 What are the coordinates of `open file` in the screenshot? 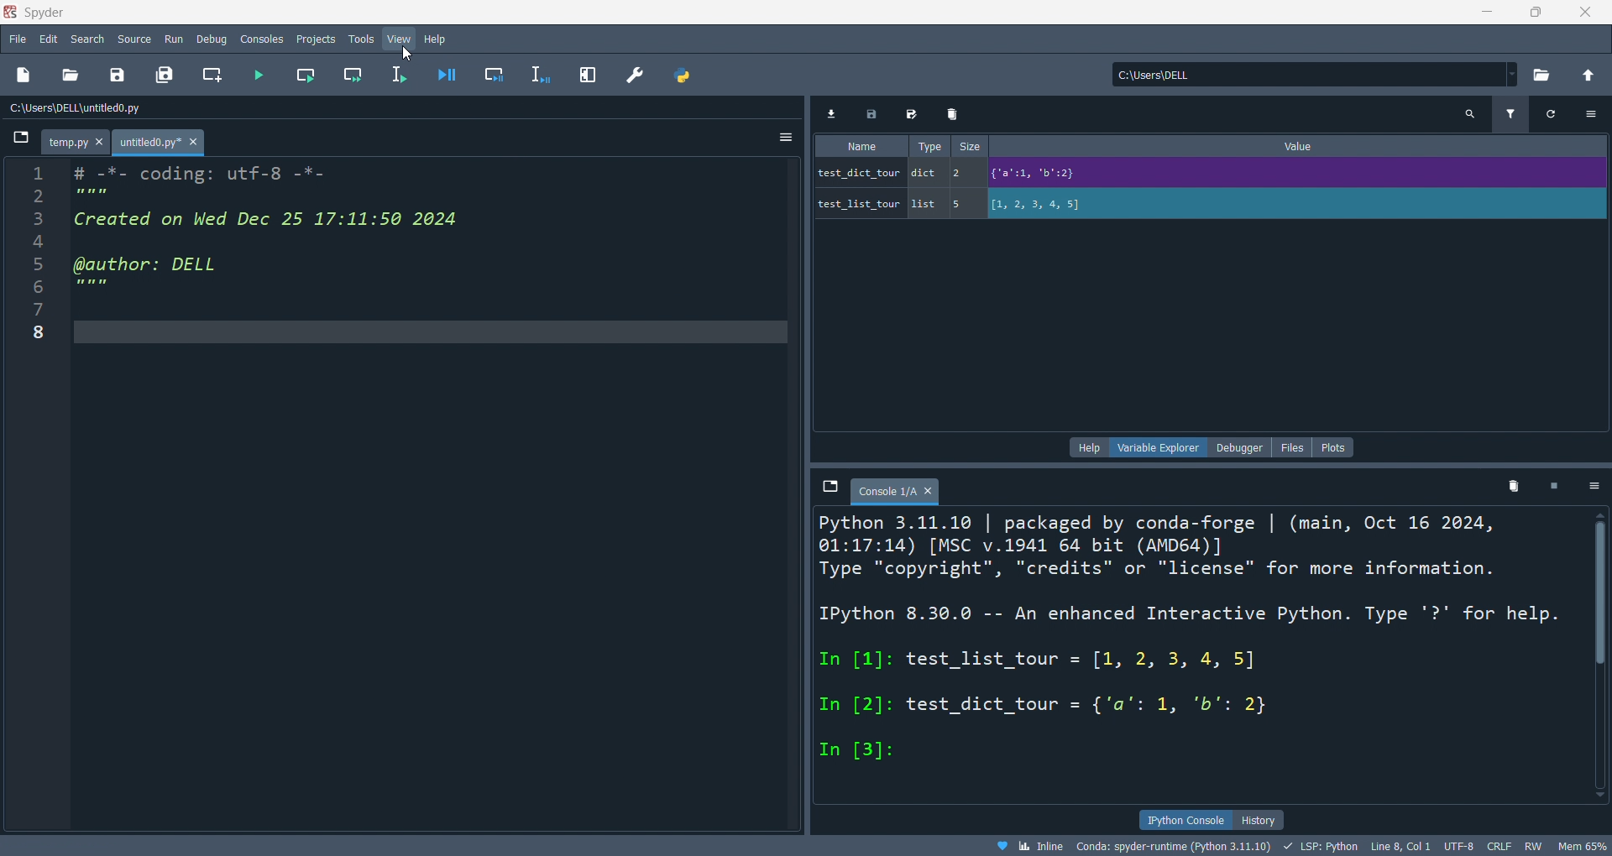 It's located at (72, 73).